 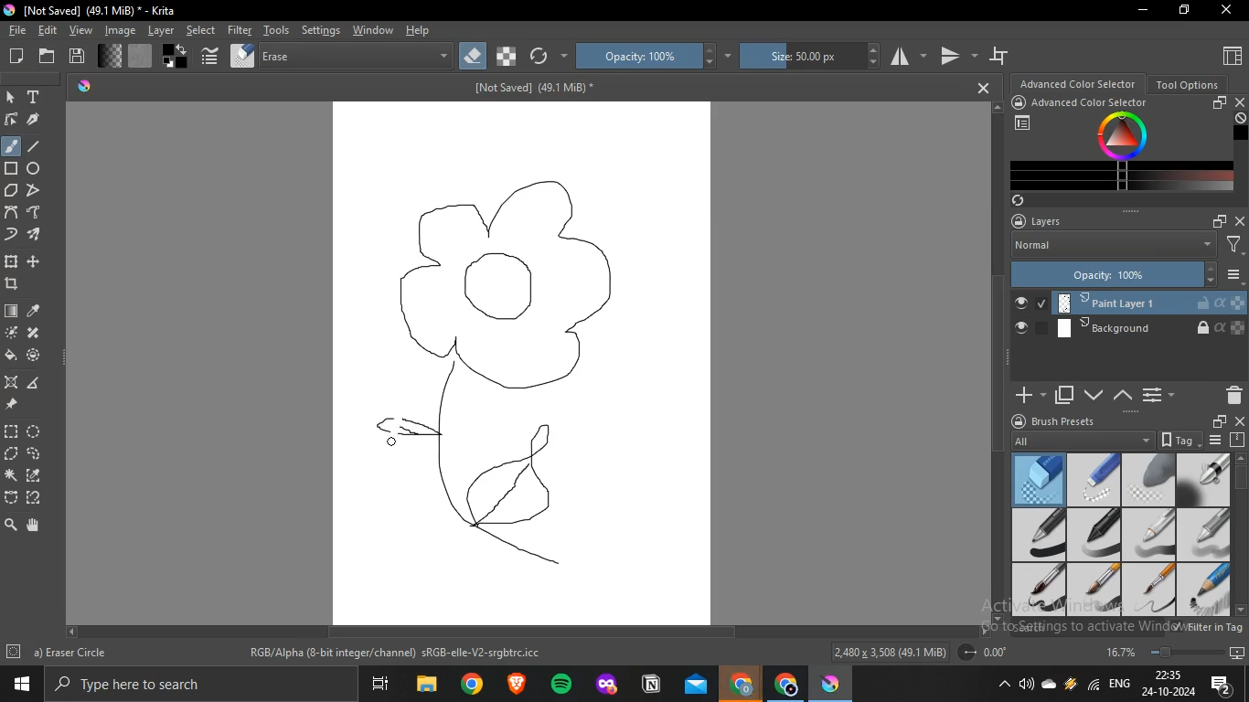 I want to click on reload original preset, so click(x=548, y=57).